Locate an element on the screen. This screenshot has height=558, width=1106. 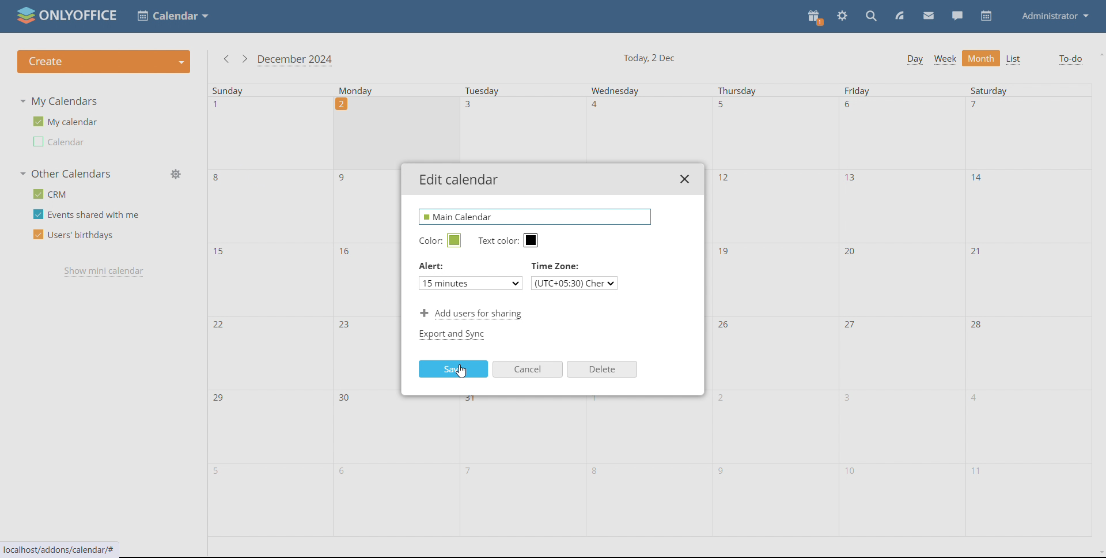
sunday is located at coordinates (259, 88).